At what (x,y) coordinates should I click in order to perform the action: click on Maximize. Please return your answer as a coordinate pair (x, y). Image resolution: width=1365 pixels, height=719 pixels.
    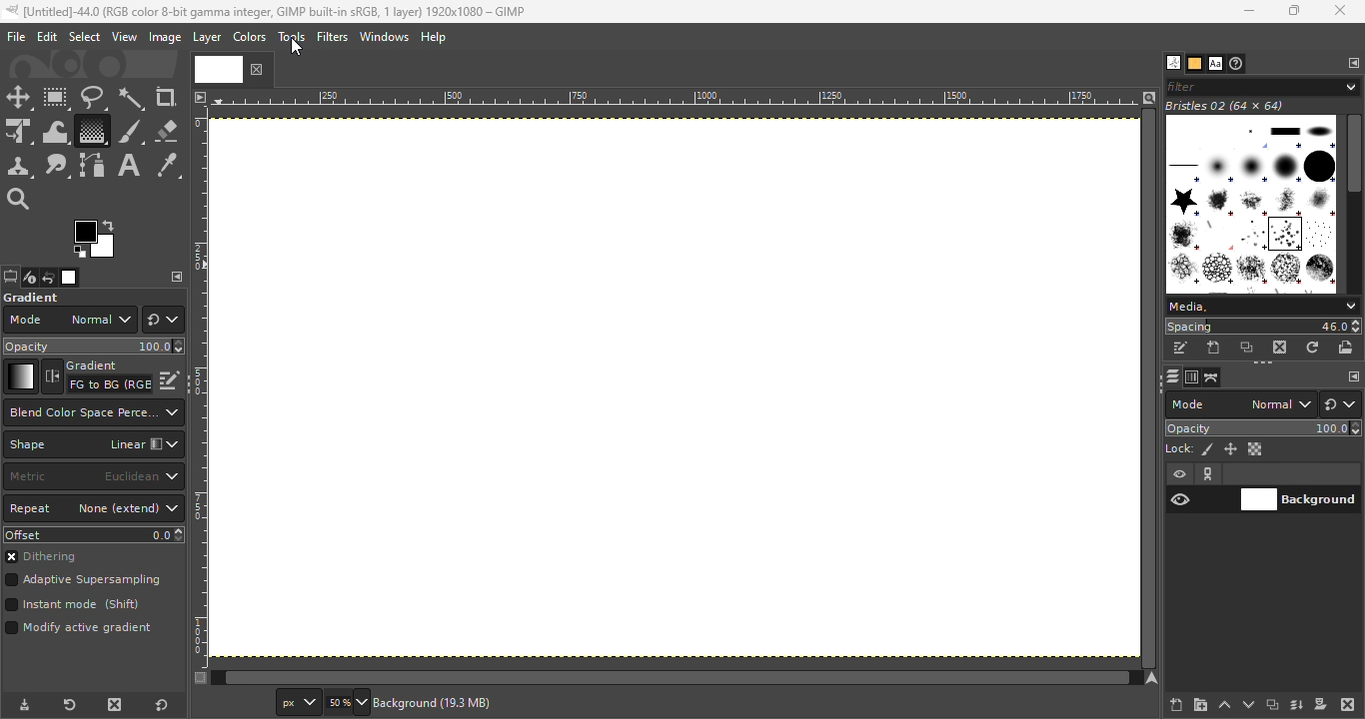
    Looking at the image, I should click on (1299, 11).